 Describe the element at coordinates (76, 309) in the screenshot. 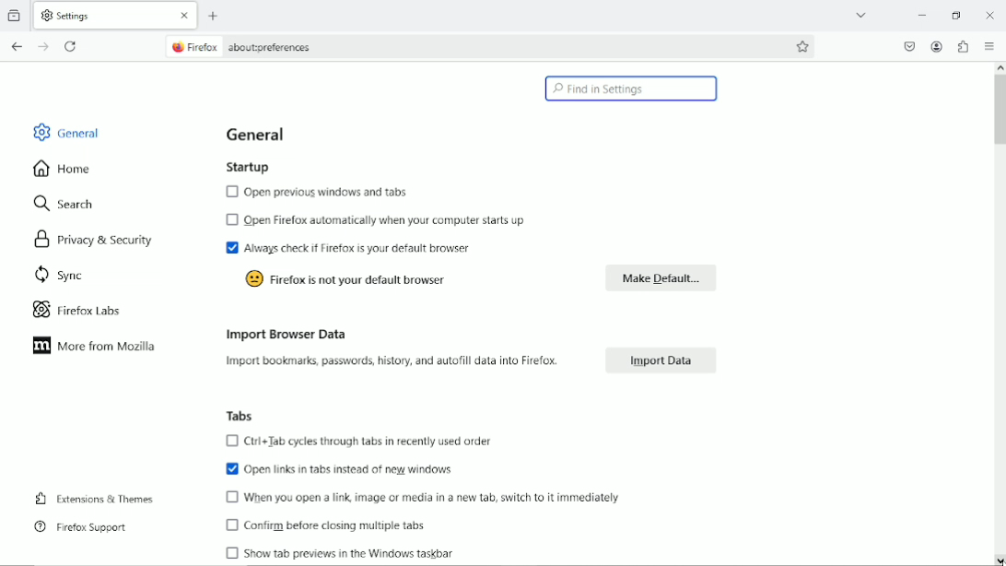

I see `Firefox labs` at that location.